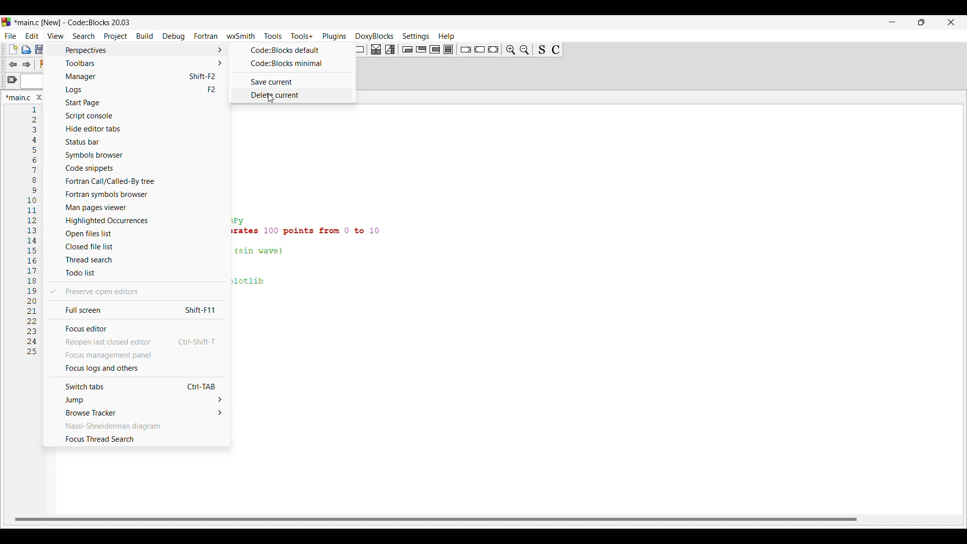 The height and width of the screenshot is (544, 967). Describe the element at coordinates (145, 36) in the screenshot. I see `Build menu` at that location.